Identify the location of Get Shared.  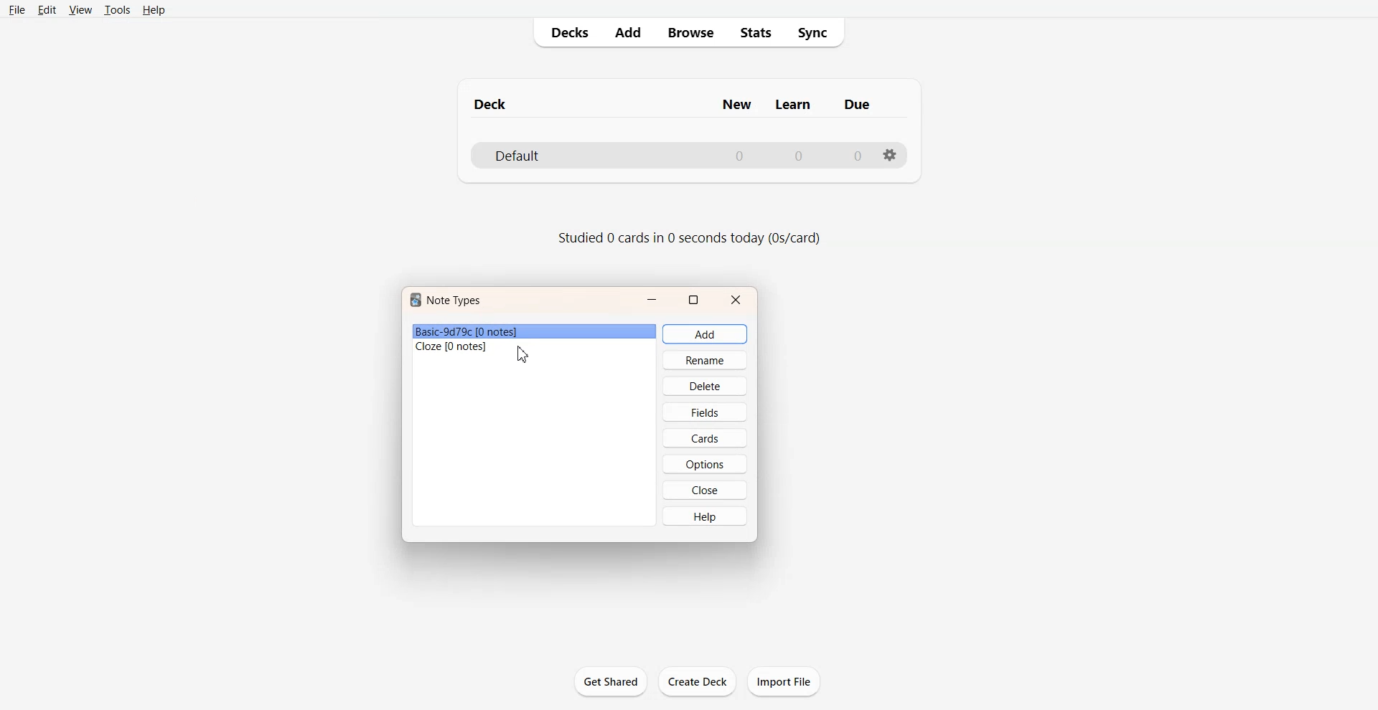
(610, 681).